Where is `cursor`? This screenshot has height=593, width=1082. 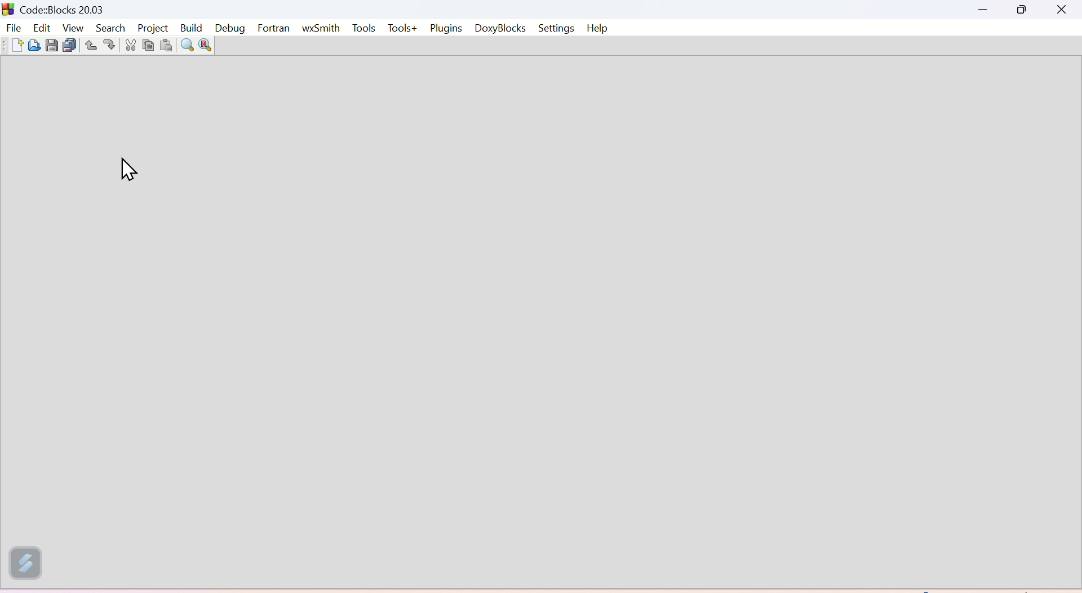
cursor is located at coordinates (128, 168).